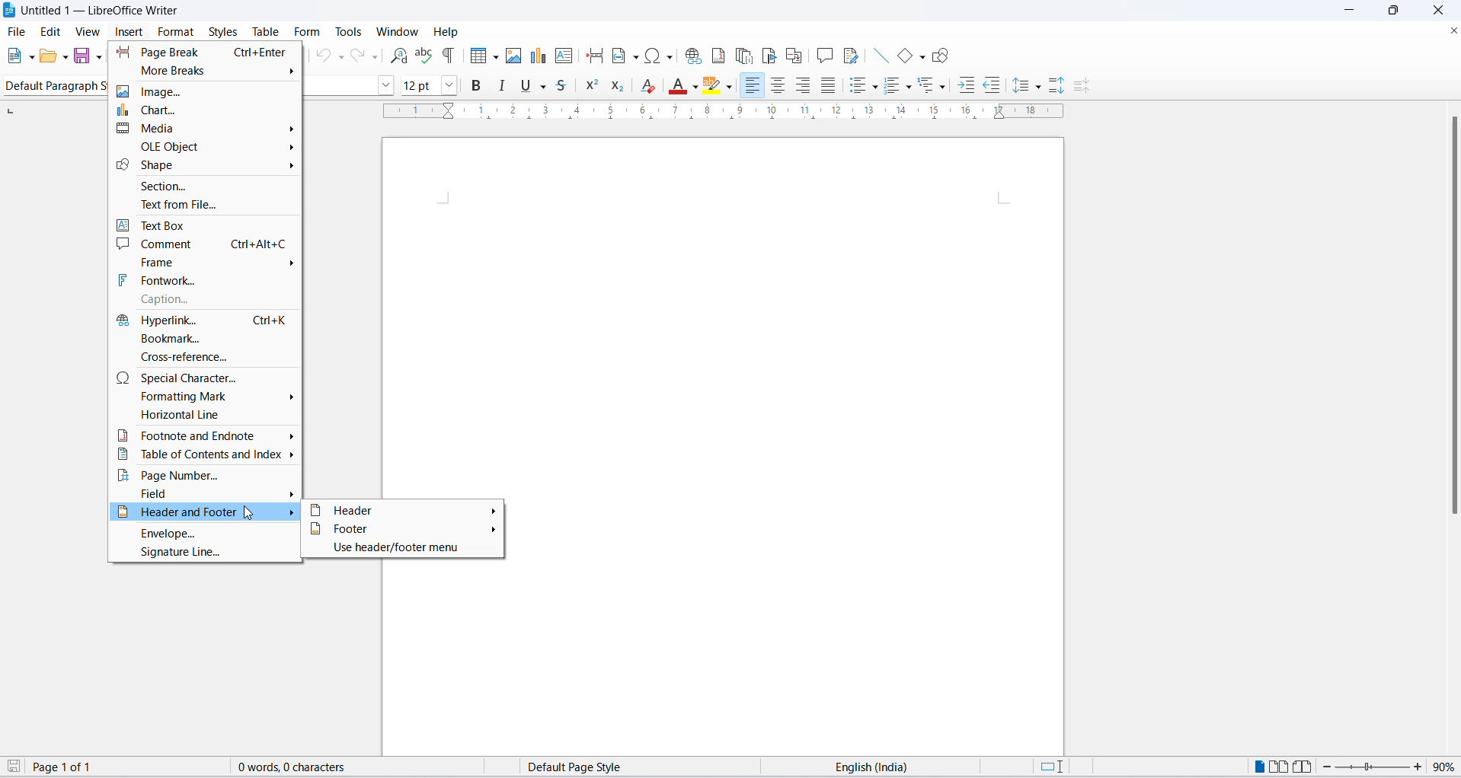 This screenshot has height=778, width=1461. I want to click on special character, so click(205, 376).